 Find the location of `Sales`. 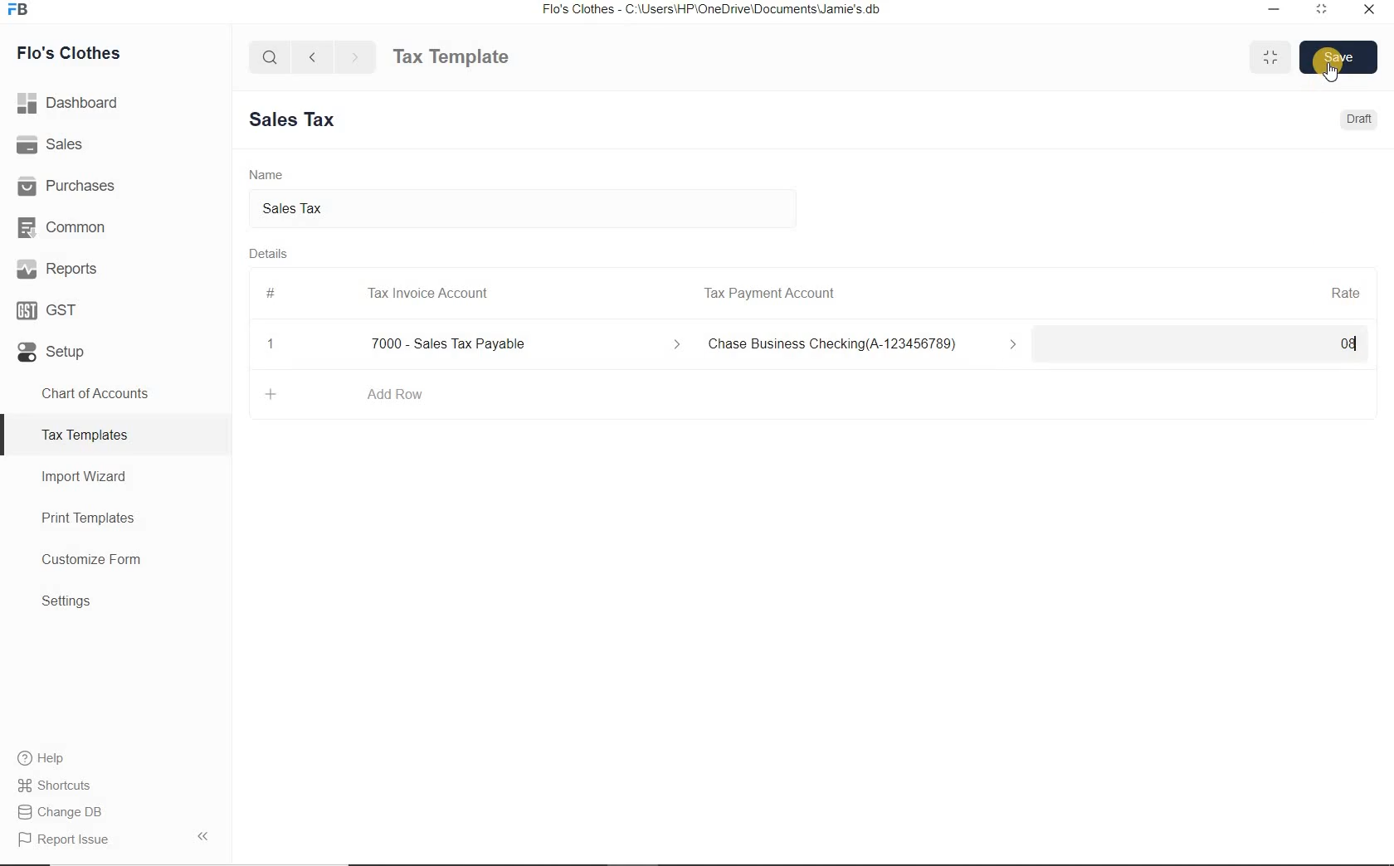

Sales is located at coordinates (115, 144).